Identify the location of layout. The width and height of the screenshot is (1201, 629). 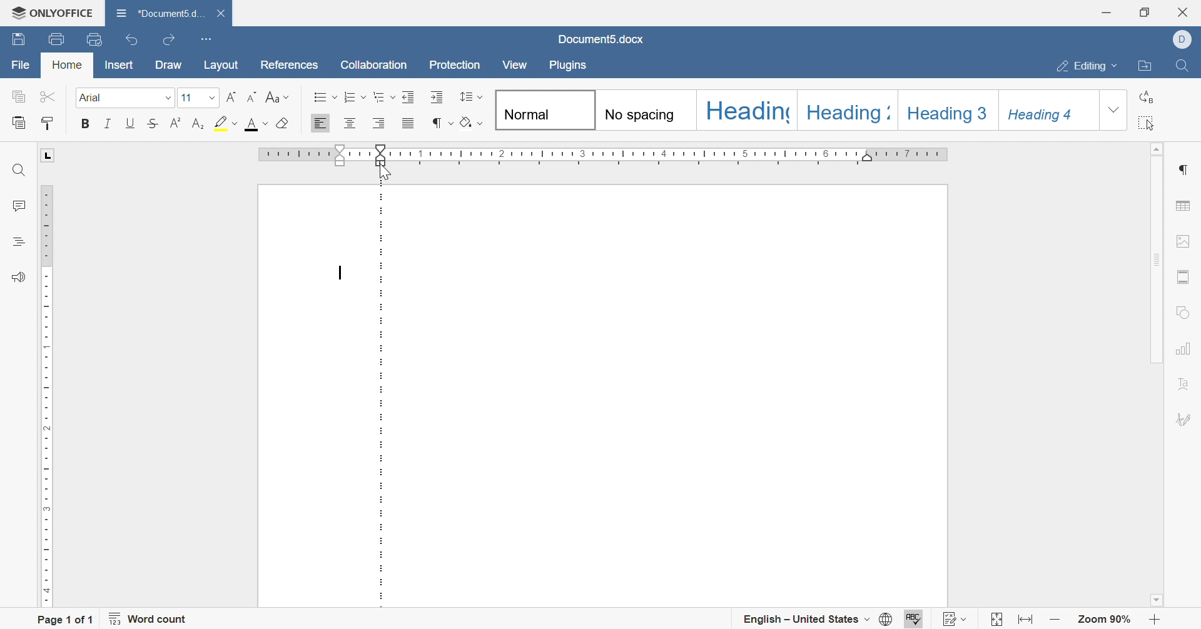
(223, 64).